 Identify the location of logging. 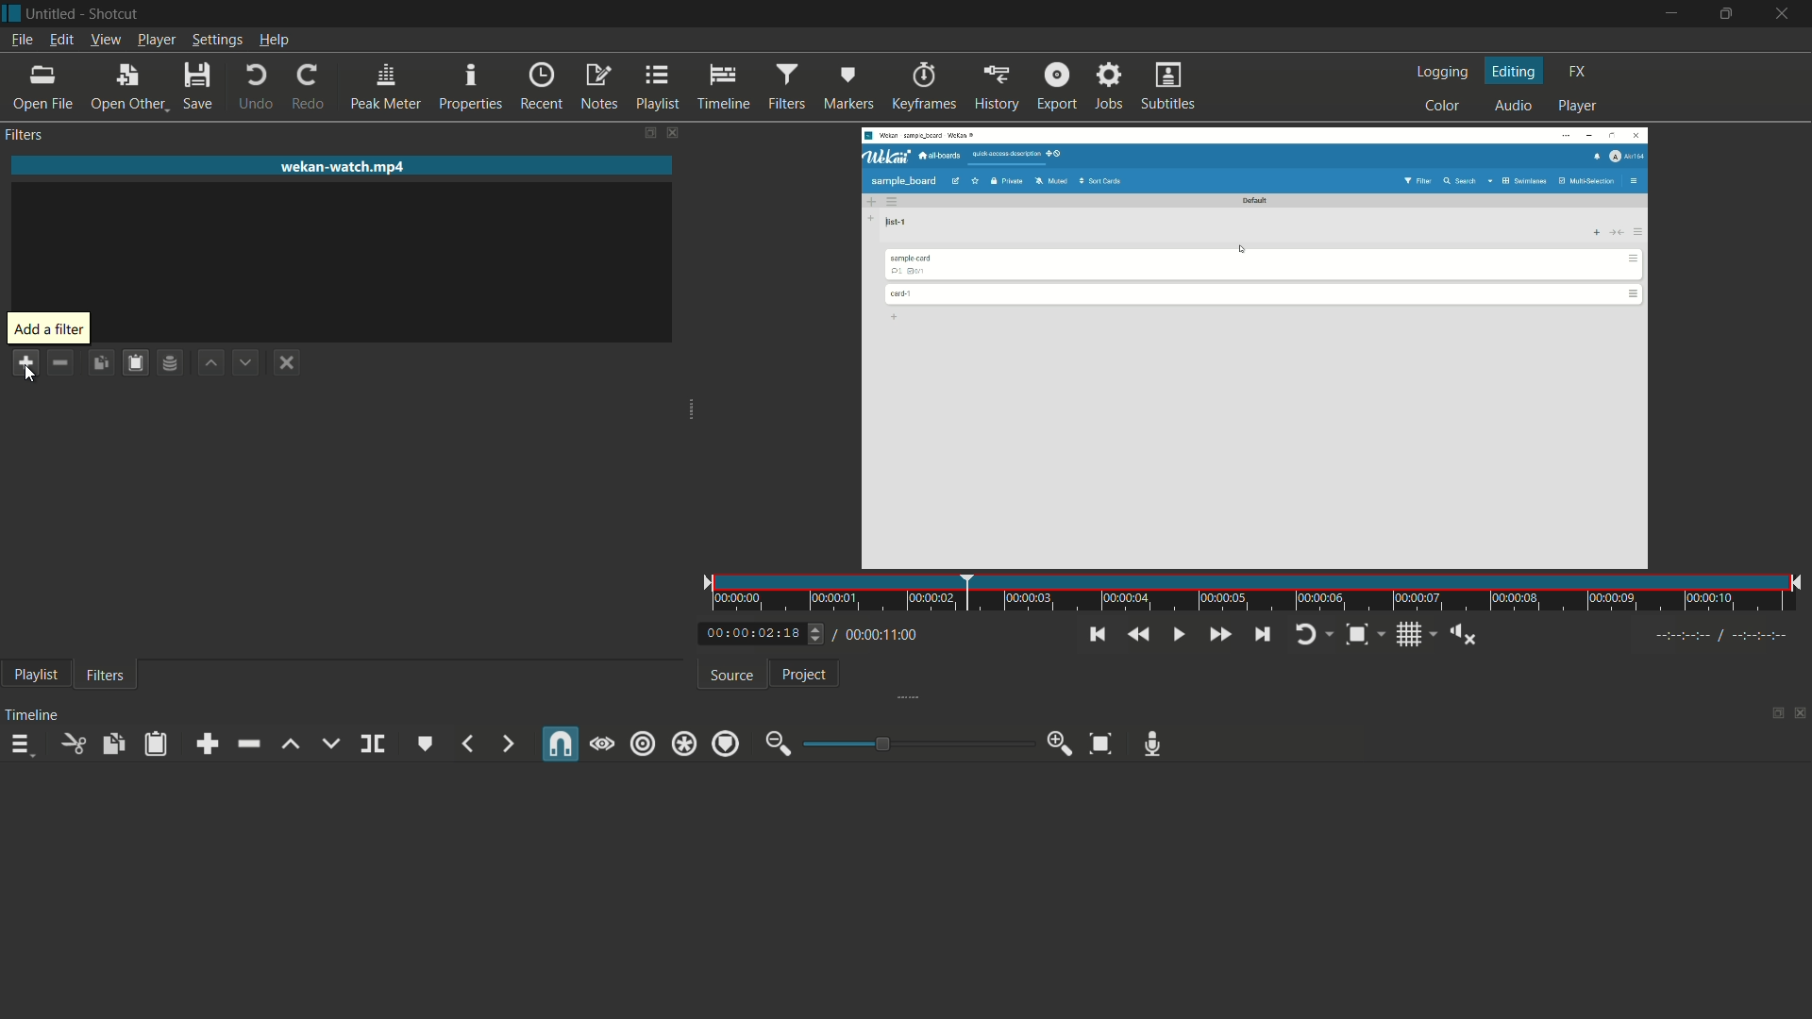
(1446, 73).